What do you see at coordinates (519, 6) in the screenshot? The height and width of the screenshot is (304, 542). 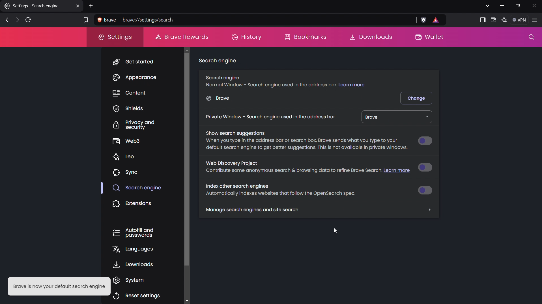 I see `Maximize` at bounding box center [519, 6].